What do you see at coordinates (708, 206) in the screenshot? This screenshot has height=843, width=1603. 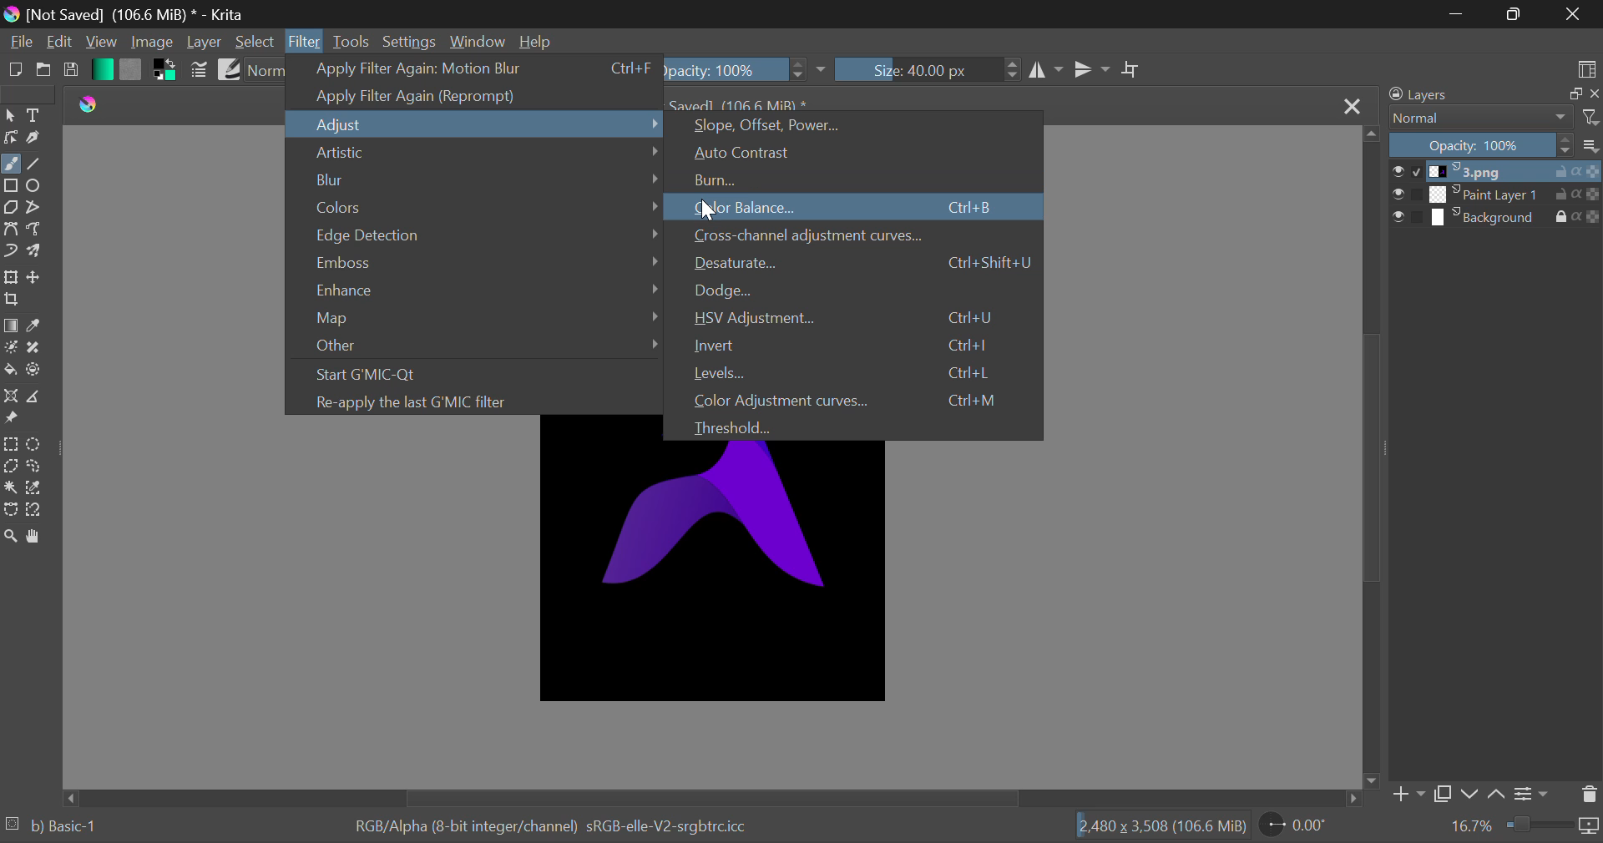 I see `Cursor on Color Balance` at bounding box center [708, 206].